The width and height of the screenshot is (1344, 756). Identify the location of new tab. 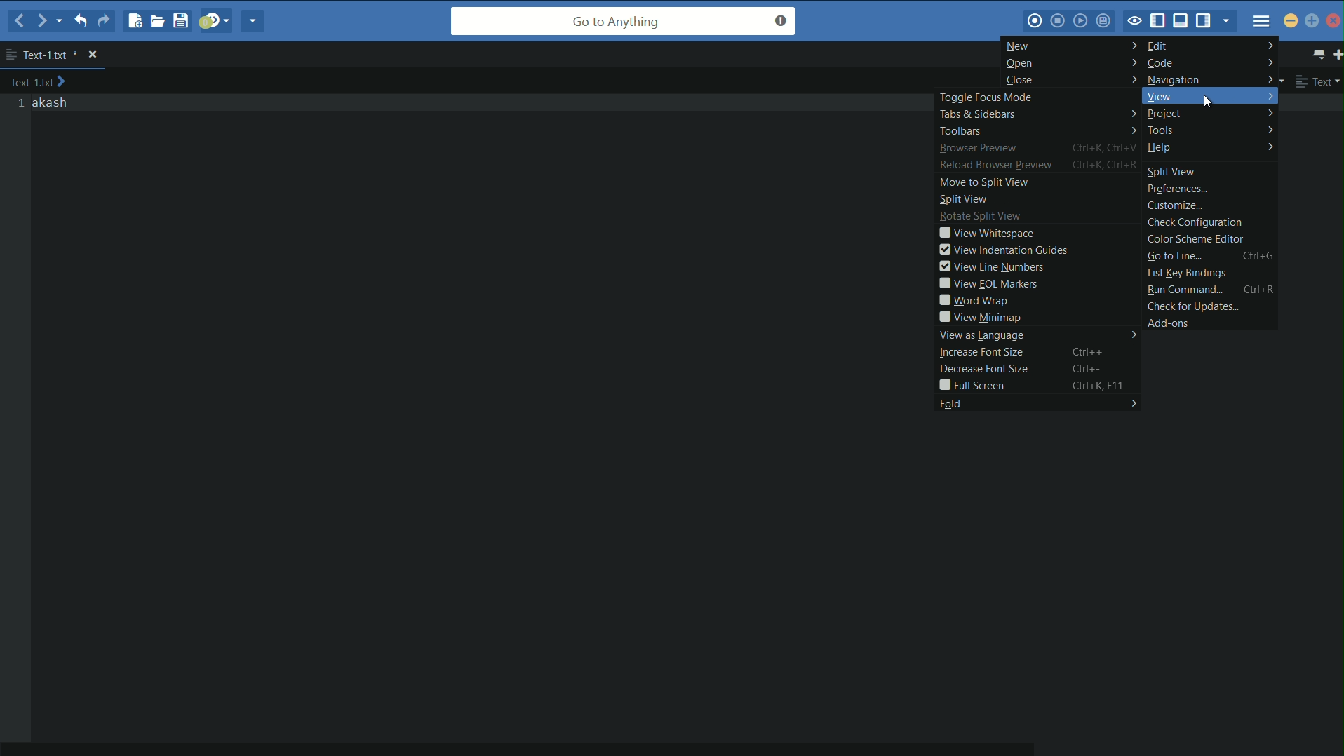
(1336, 53).